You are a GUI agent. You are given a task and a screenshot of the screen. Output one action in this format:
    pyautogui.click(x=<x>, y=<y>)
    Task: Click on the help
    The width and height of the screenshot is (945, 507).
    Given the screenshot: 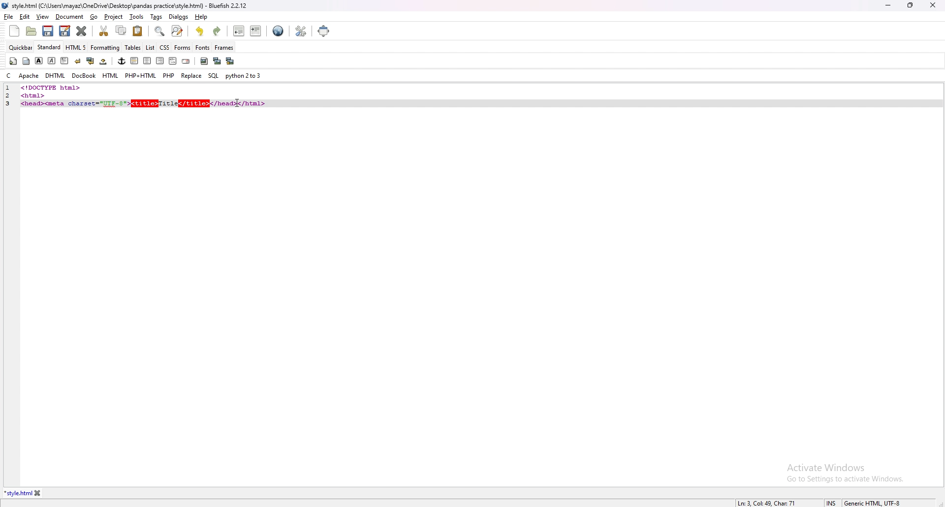 What is the action you would take?
    pyautogui.click(x=200, y=17)
    